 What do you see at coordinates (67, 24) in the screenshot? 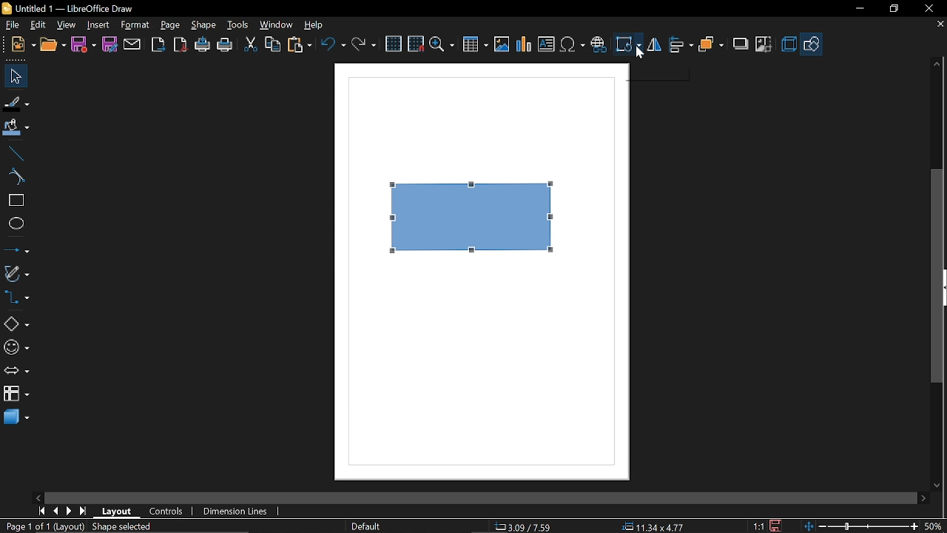
I see `View` at bounding box center [67, 24].